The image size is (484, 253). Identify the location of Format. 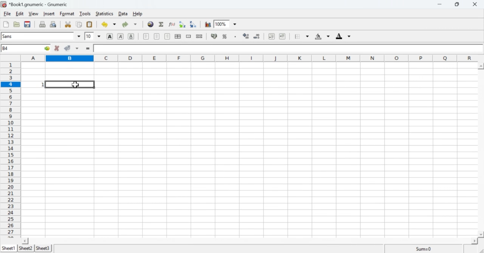
(67, 14).